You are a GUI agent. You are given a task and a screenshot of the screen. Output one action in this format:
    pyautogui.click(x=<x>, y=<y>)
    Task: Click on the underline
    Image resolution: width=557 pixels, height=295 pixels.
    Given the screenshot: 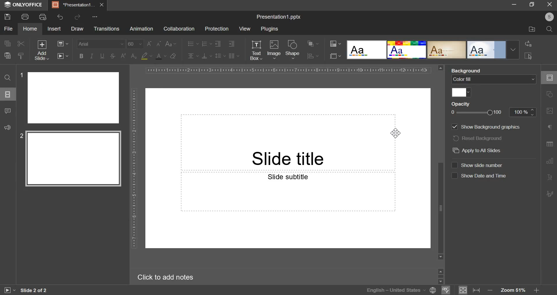 What is the action you would take?
    pyautogui.click(x=102, y=55)
    